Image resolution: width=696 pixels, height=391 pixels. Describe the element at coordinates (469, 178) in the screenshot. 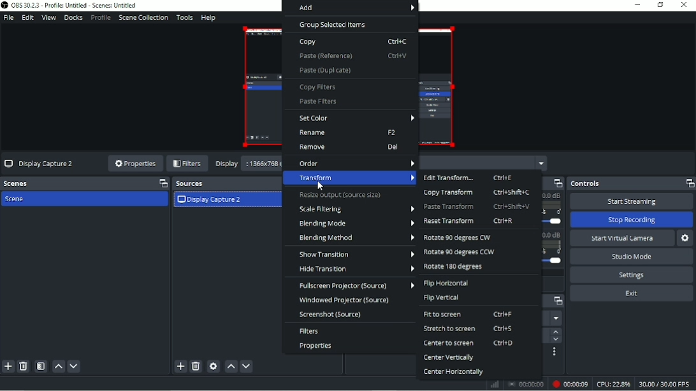

I see `Edit transform` at that location.